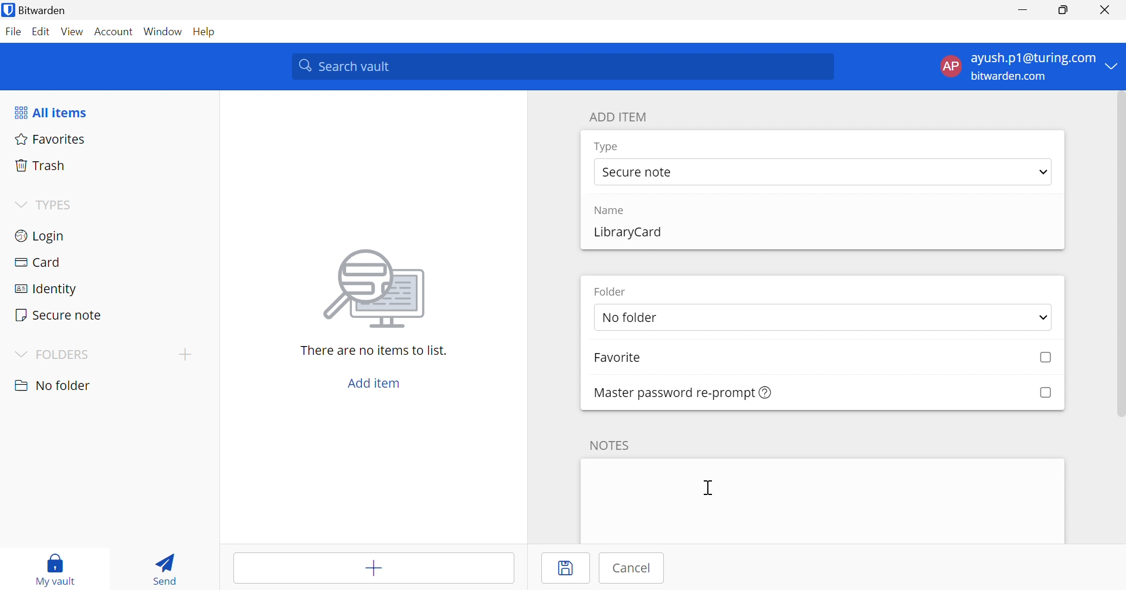  I want to click on Add item, so click(374, 568).